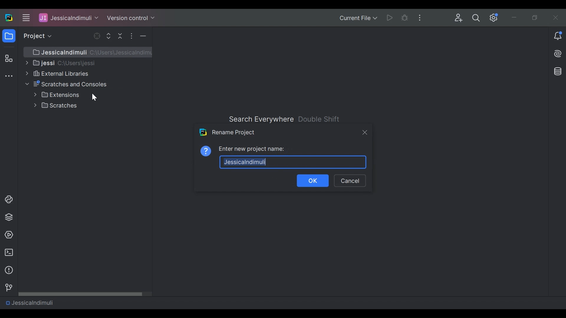 The height and width of the screenshot is (318, 566). What do you see at coordinates (405, 18) in the screenshot?
I see `Debug` at bounding box center [405, 18].